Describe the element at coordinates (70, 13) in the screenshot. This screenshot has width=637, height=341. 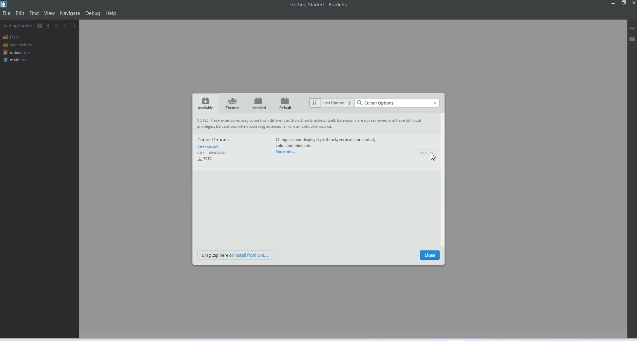
I see `Navigation` at that location.